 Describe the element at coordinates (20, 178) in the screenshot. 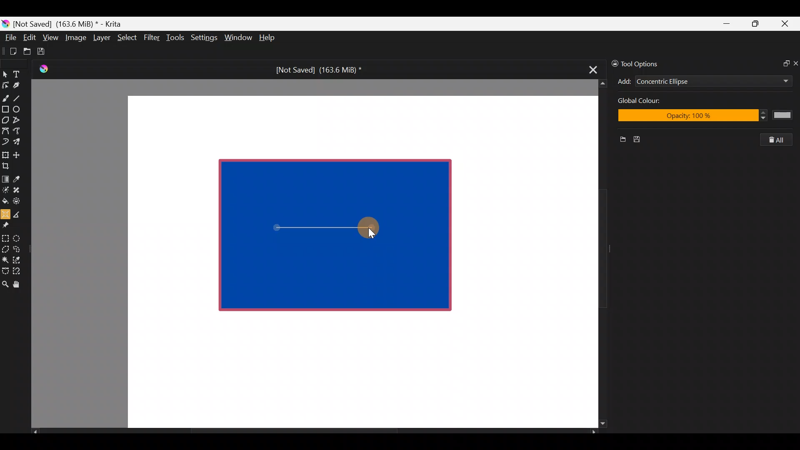

I see `Sample a colour from the image/current layer` at that location.